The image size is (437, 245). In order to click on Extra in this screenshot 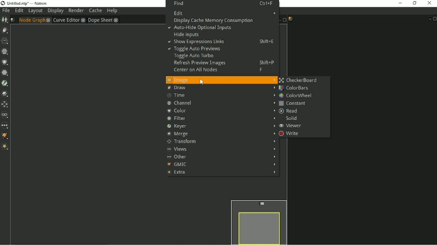, I will do `click(221, 173)`.